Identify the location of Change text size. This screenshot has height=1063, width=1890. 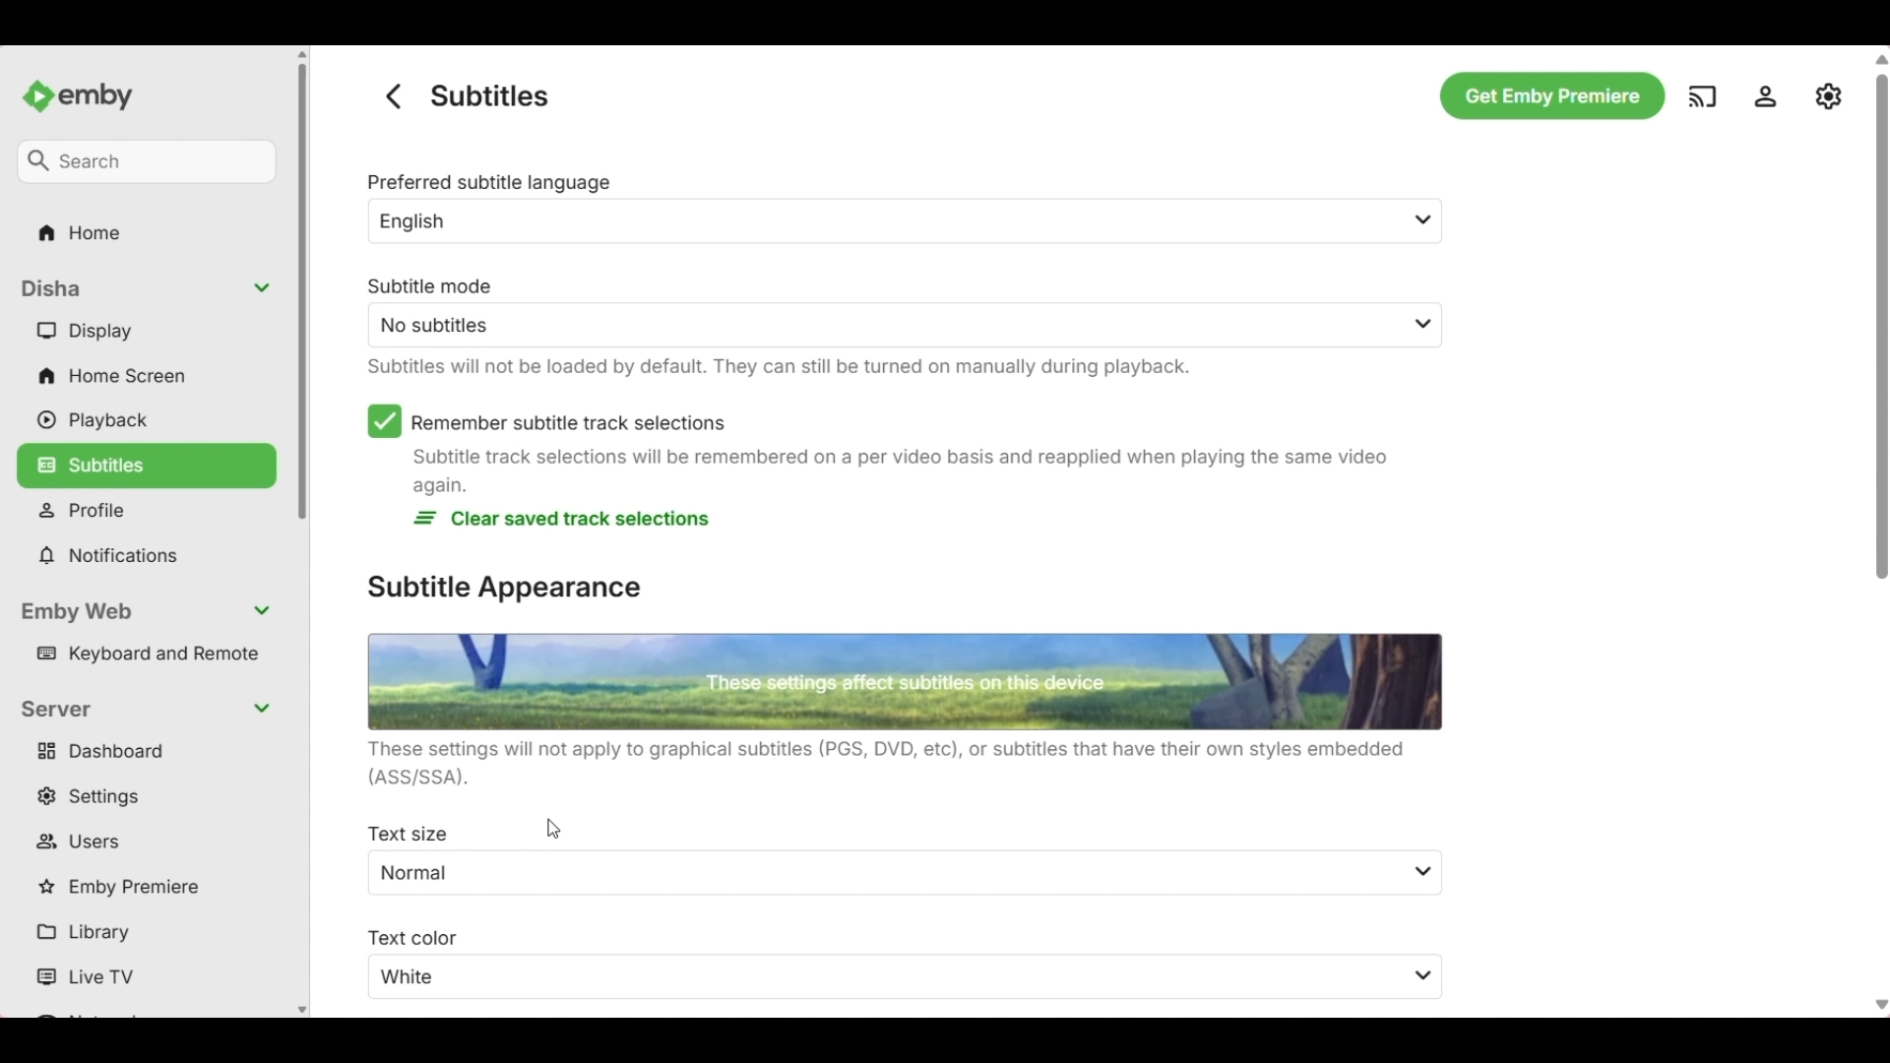
(883, 858).